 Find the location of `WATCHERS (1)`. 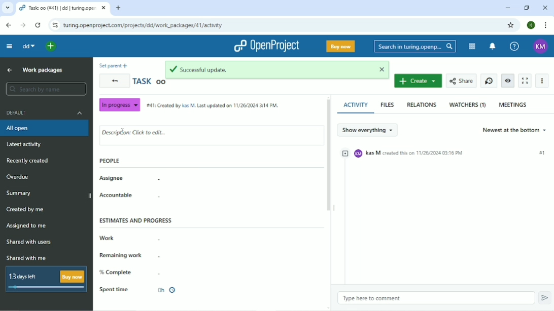

WATCHERS (1) is located at coordinates (467, 105).